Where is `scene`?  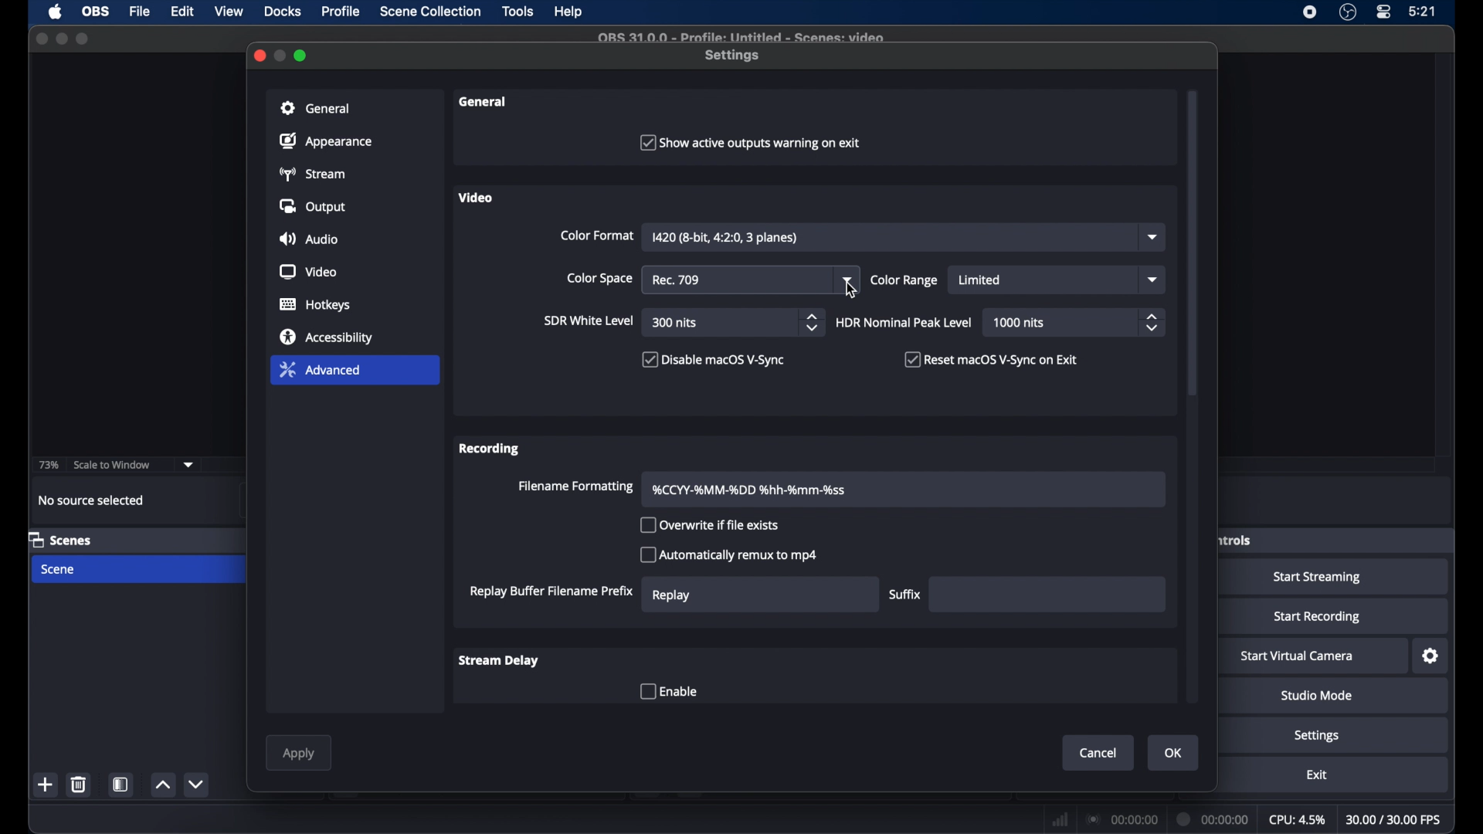
scene is located at coordinates (59, 569).